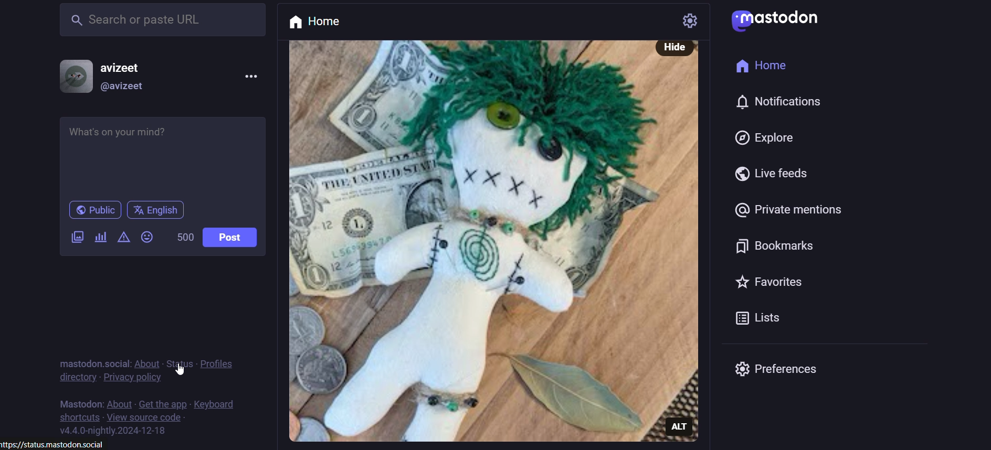 The image size is (991, 450). Describe the element at coordinates (679, 422) in the screenshot. I see `ALT` at that location.